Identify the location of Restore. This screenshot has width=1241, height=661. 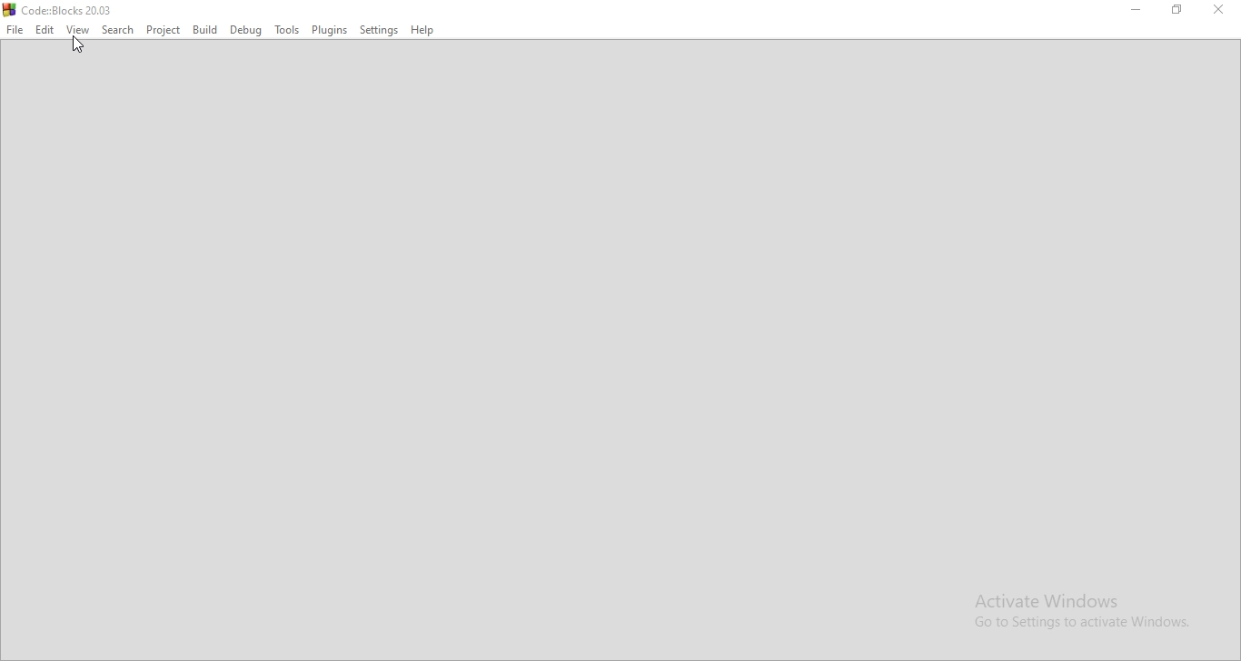
(1179, 12).